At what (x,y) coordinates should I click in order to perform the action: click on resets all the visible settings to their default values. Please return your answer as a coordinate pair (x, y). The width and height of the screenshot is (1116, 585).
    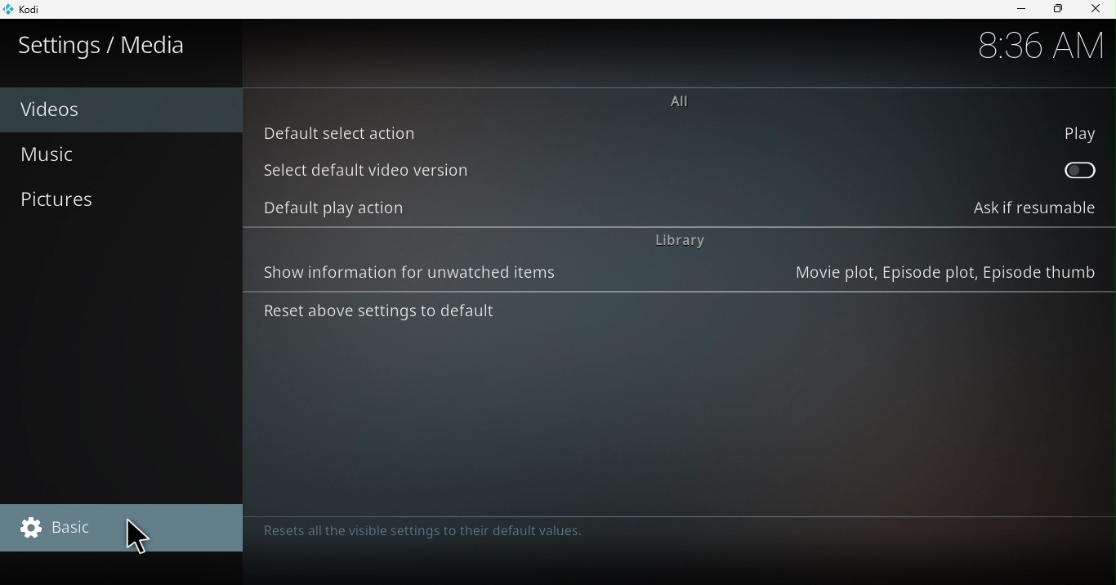
    Looking at the image, I should click on (428, 533).